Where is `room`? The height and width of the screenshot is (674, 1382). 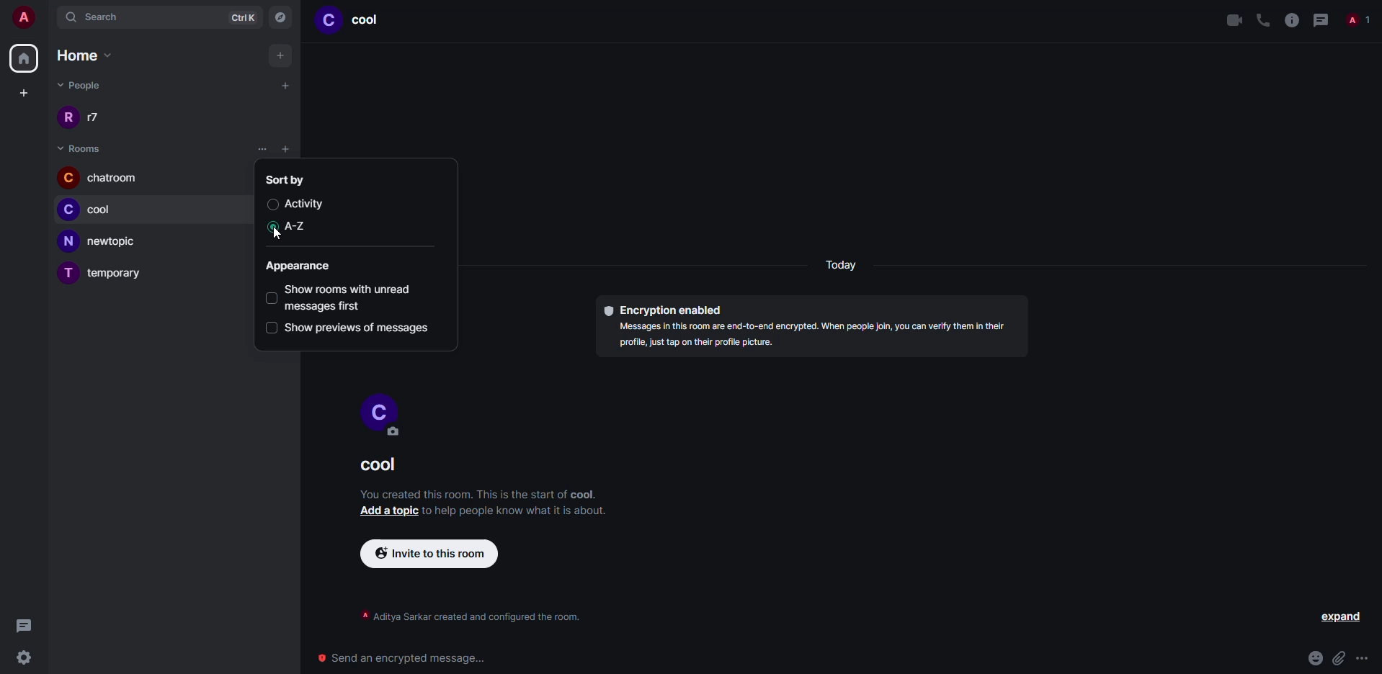 room is located at coordinates (372, 467).